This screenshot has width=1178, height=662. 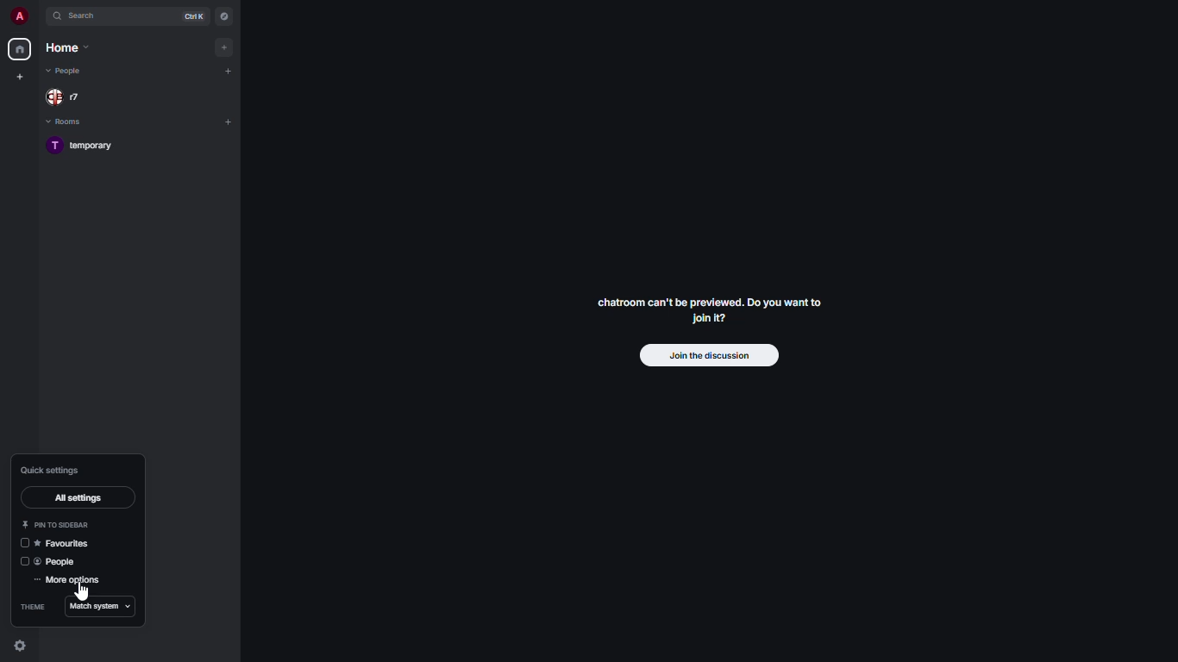 What do you see at coordinates (66, 47) in the screenshot?
I see `home` at bounding box center [66, 47].